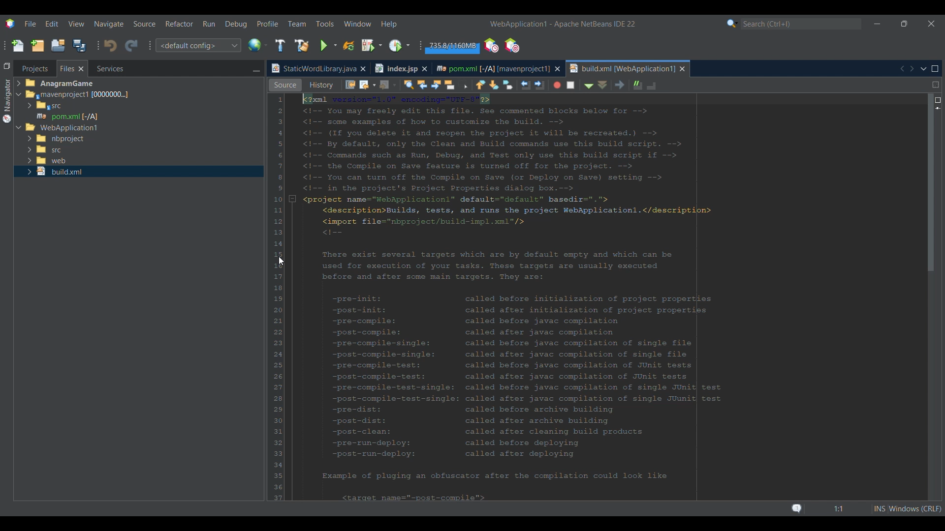 The width and height of the screenshot is (945, 531). I want to click on Back options, so click(454, 85).